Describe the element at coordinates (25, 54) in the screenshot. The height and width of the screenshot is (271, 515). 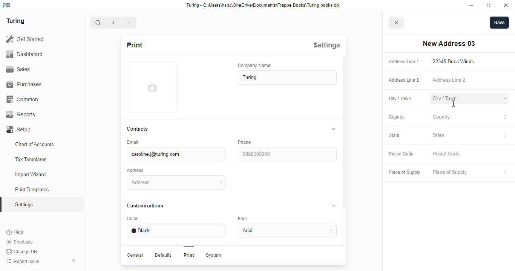
I see `dashboard` at that location.